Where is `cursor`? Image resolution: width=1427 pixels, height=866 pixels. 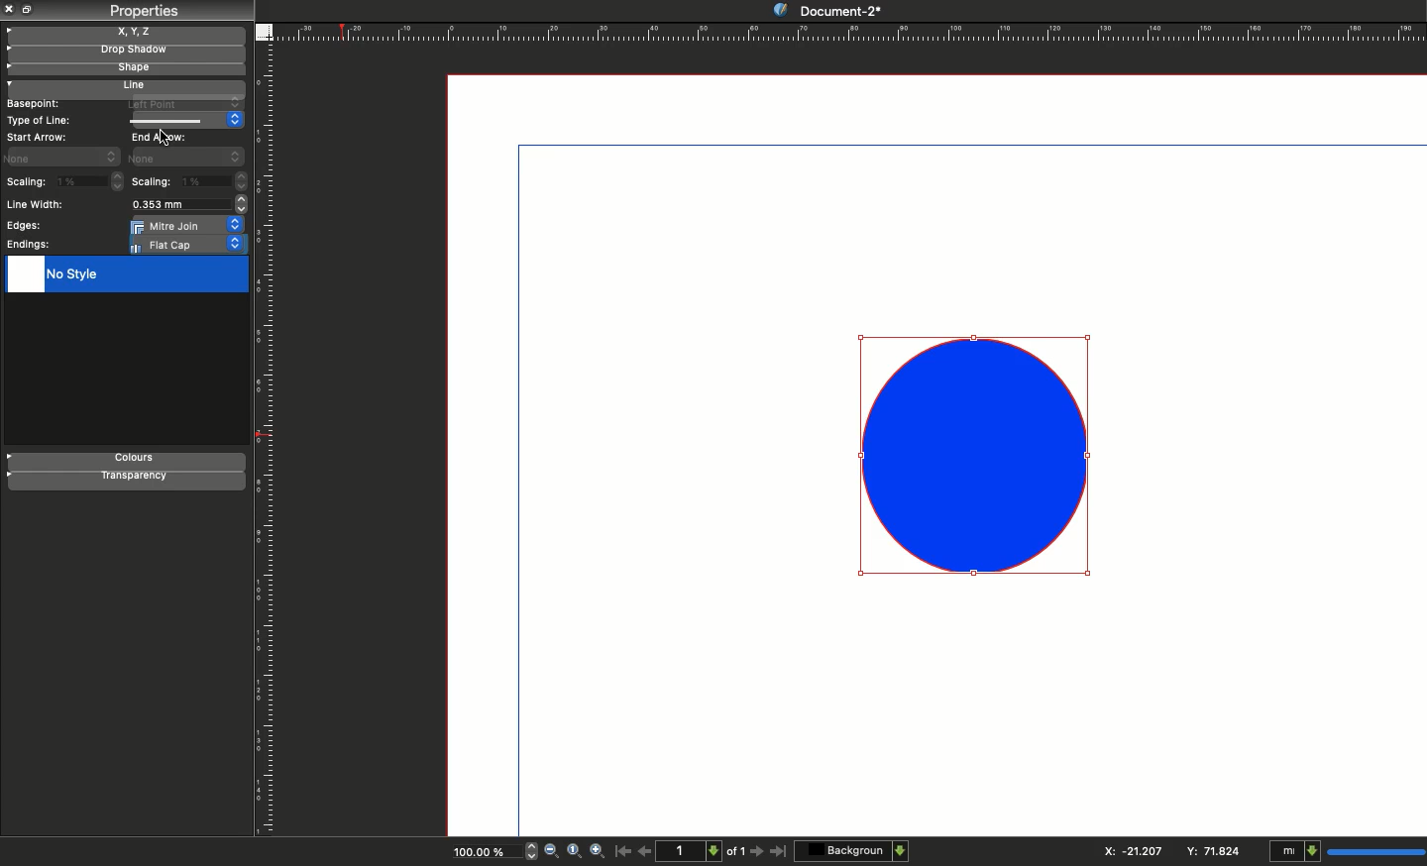 cursor is located at coordinates (166, 138).